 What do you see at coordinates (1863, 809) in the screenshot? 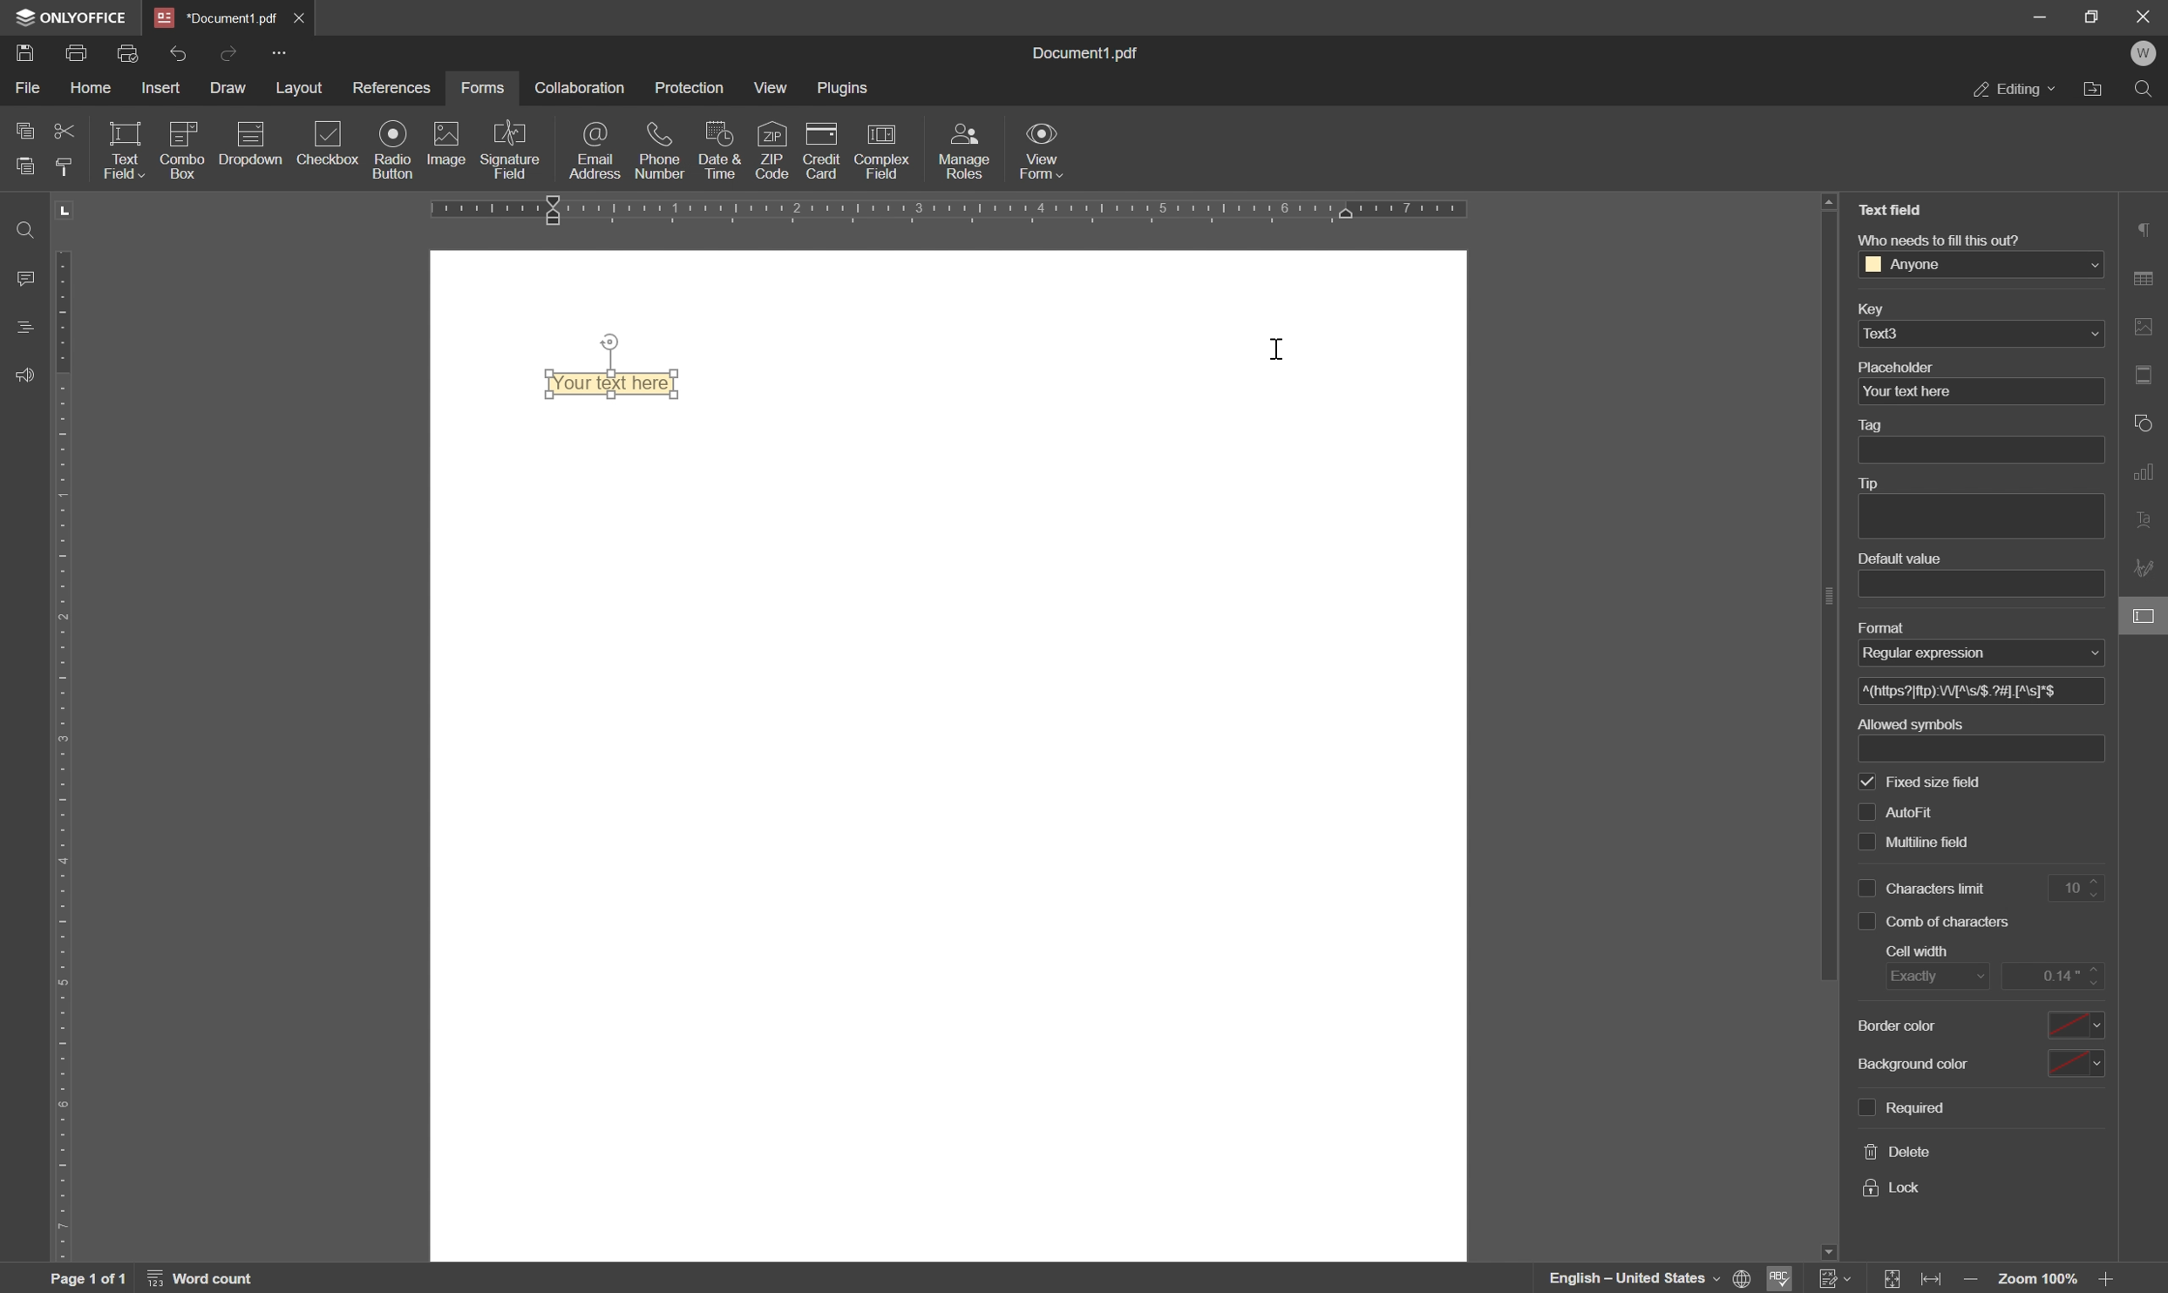
I see `checkbox` at bounding box center [1863, 809].